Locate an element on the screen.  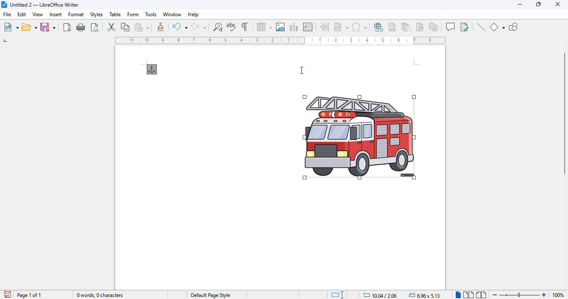
insert comment is located at coordinates (450, 27).